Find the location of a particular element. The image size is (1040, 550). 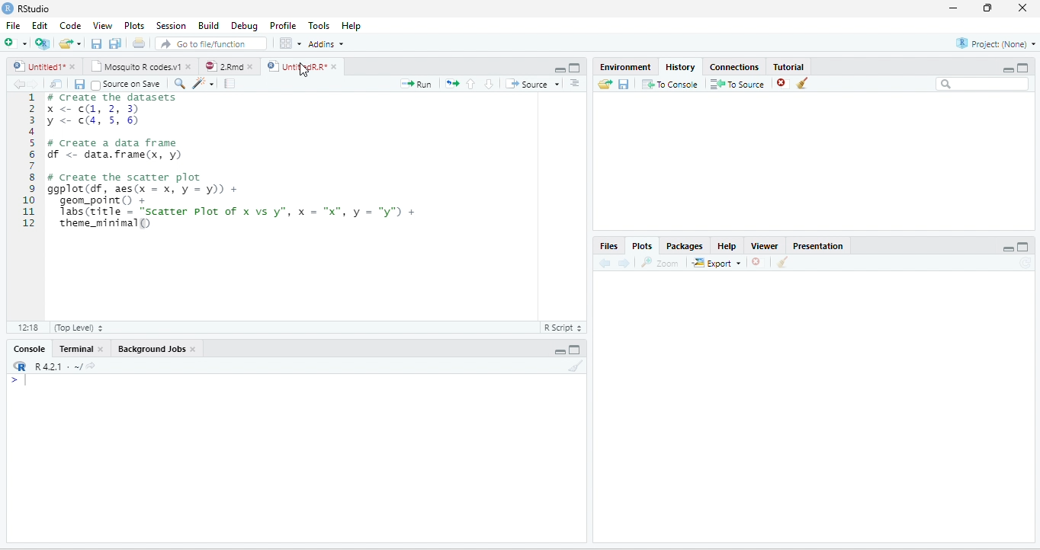

Project: (None) is located at coordinates (995, 43).